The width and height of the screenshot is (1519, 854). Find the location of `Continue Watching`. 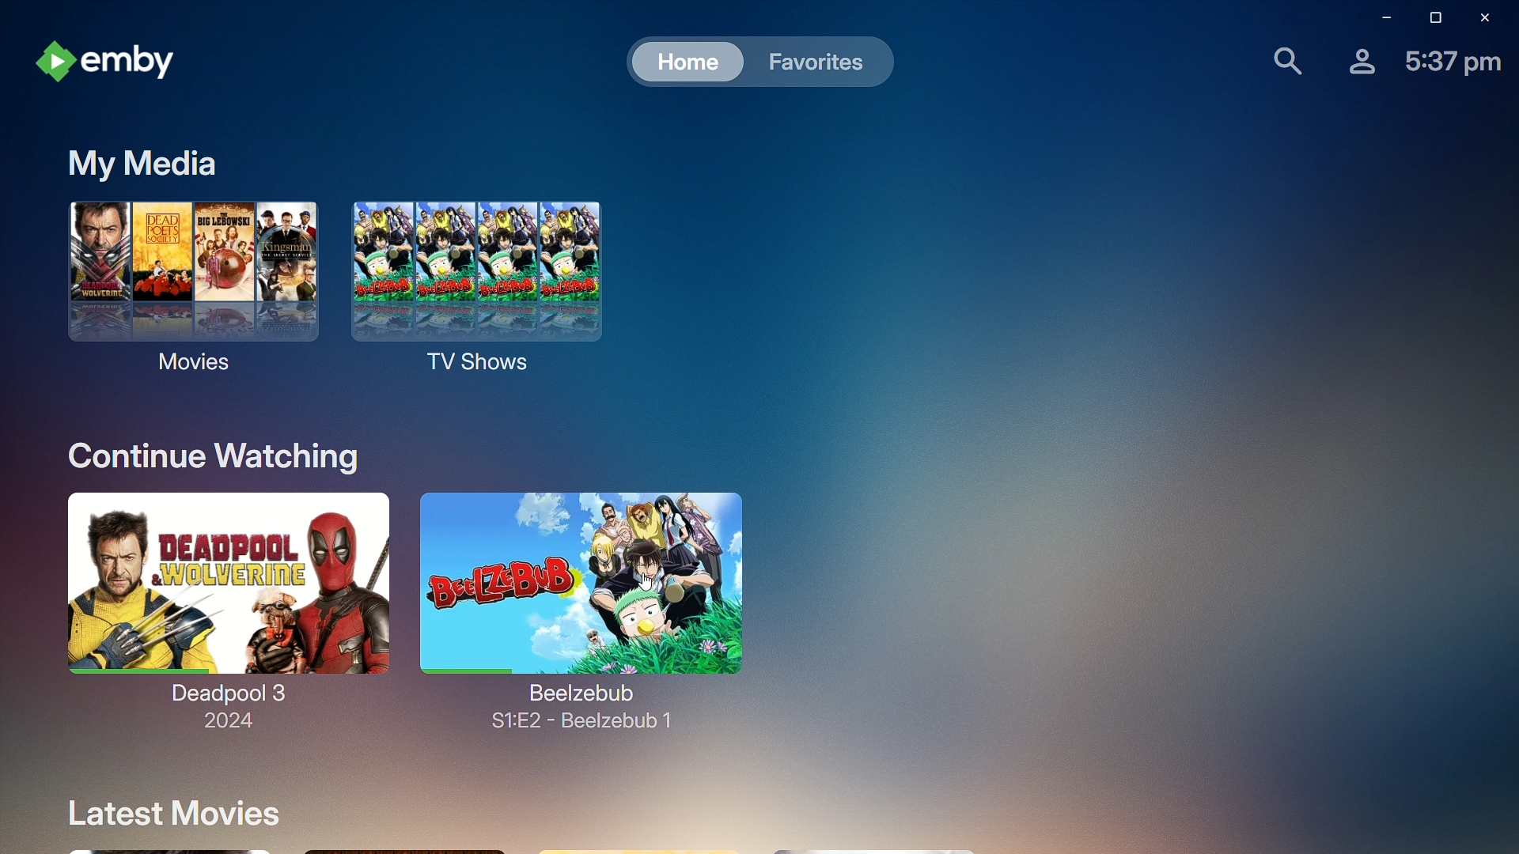

Continue Watching is located at coordinates (205, 451).